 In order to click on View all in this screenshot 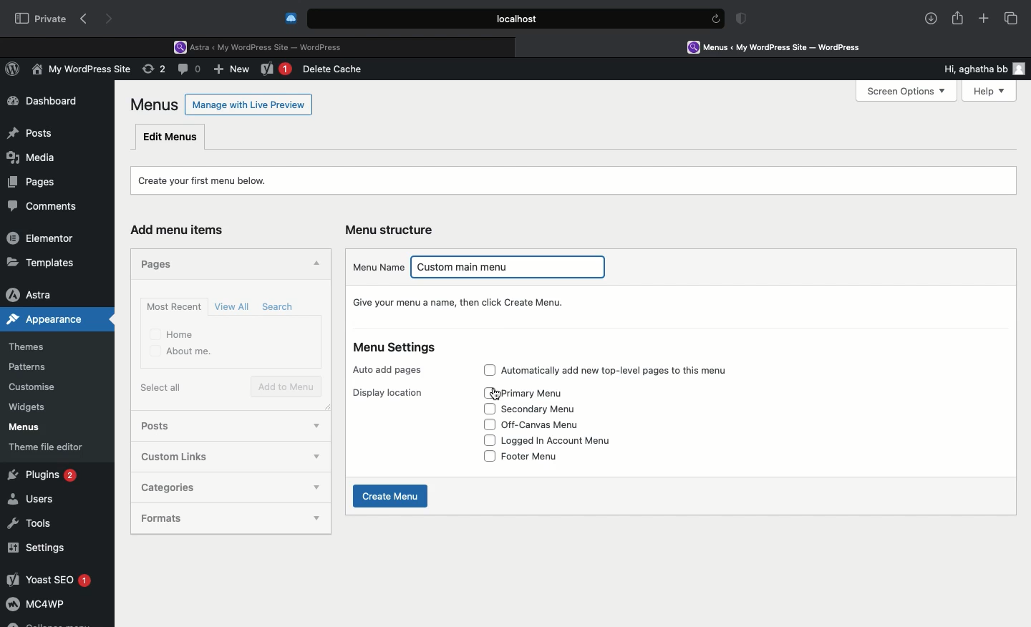, I will do `click(233, 306)`.